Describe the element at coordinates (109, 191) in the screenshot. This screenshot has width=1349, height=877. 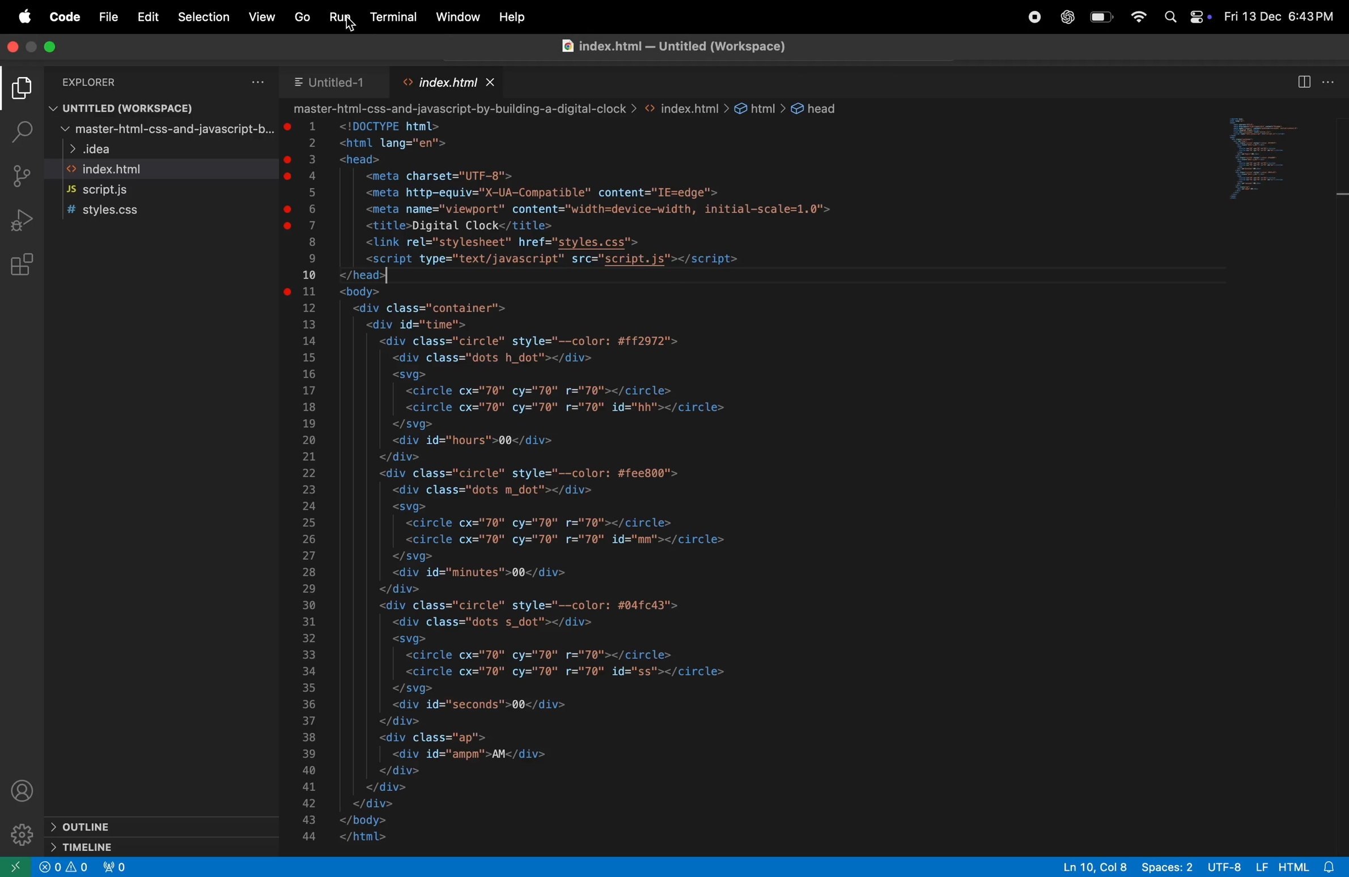
I see `Script.js` at that location.